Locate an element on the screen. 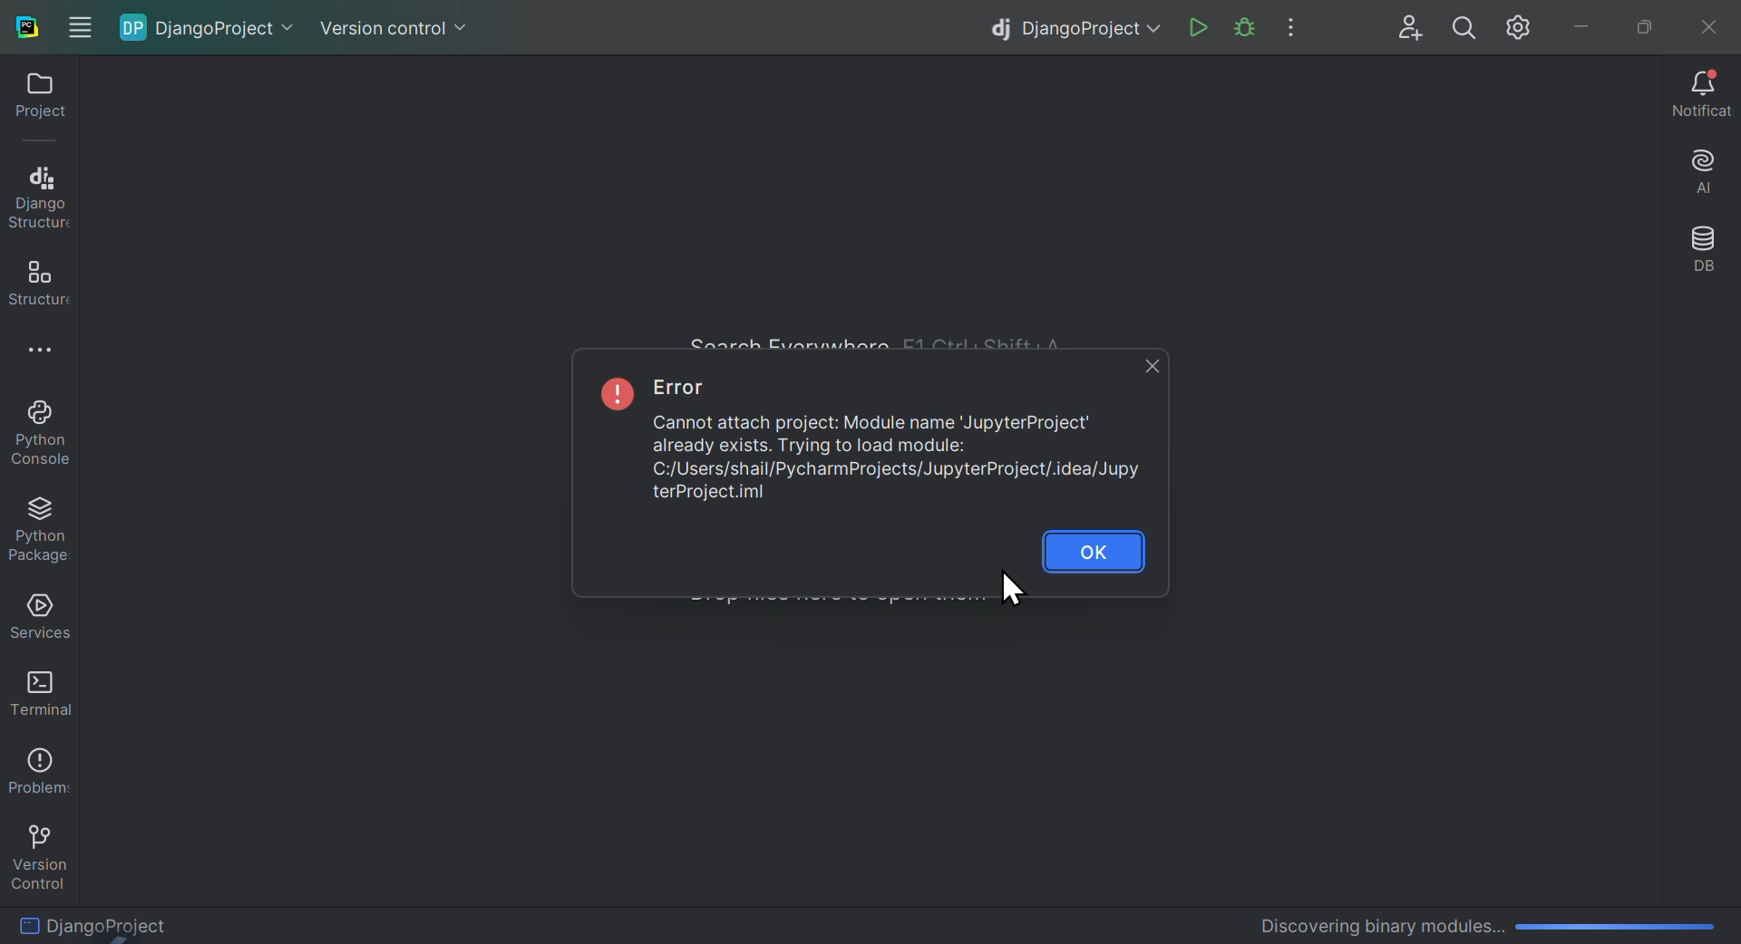 The height and width of the screenshot is (944, 1741). close is located at coordinates (1145, 365).